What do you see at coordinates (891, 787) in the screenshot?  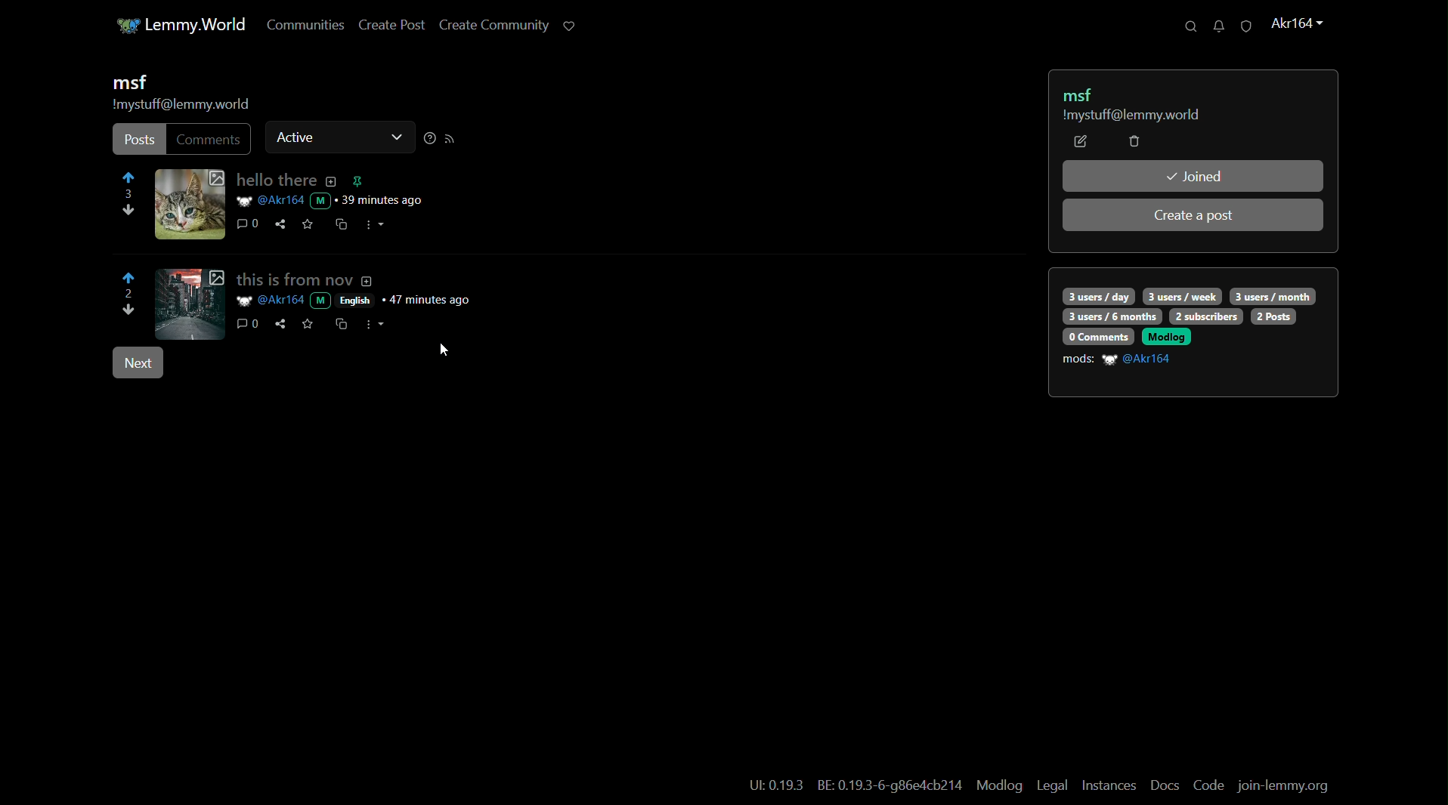 I see `text` at bounding box center [891, 787].